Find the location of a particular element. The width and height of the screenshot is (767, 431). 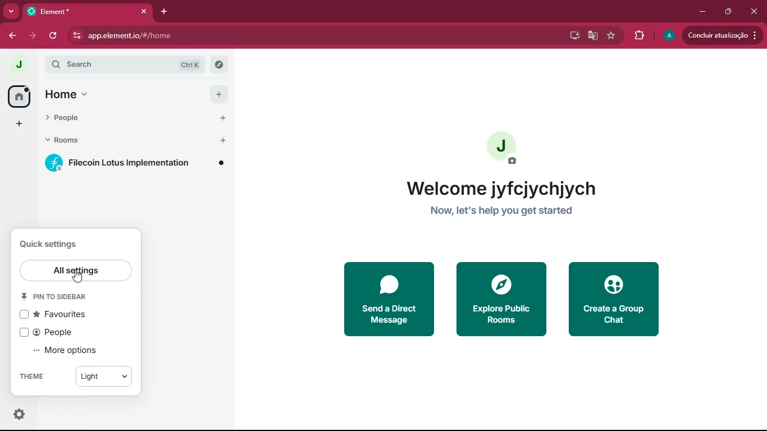

add tab is located at coordinates (165, 12).